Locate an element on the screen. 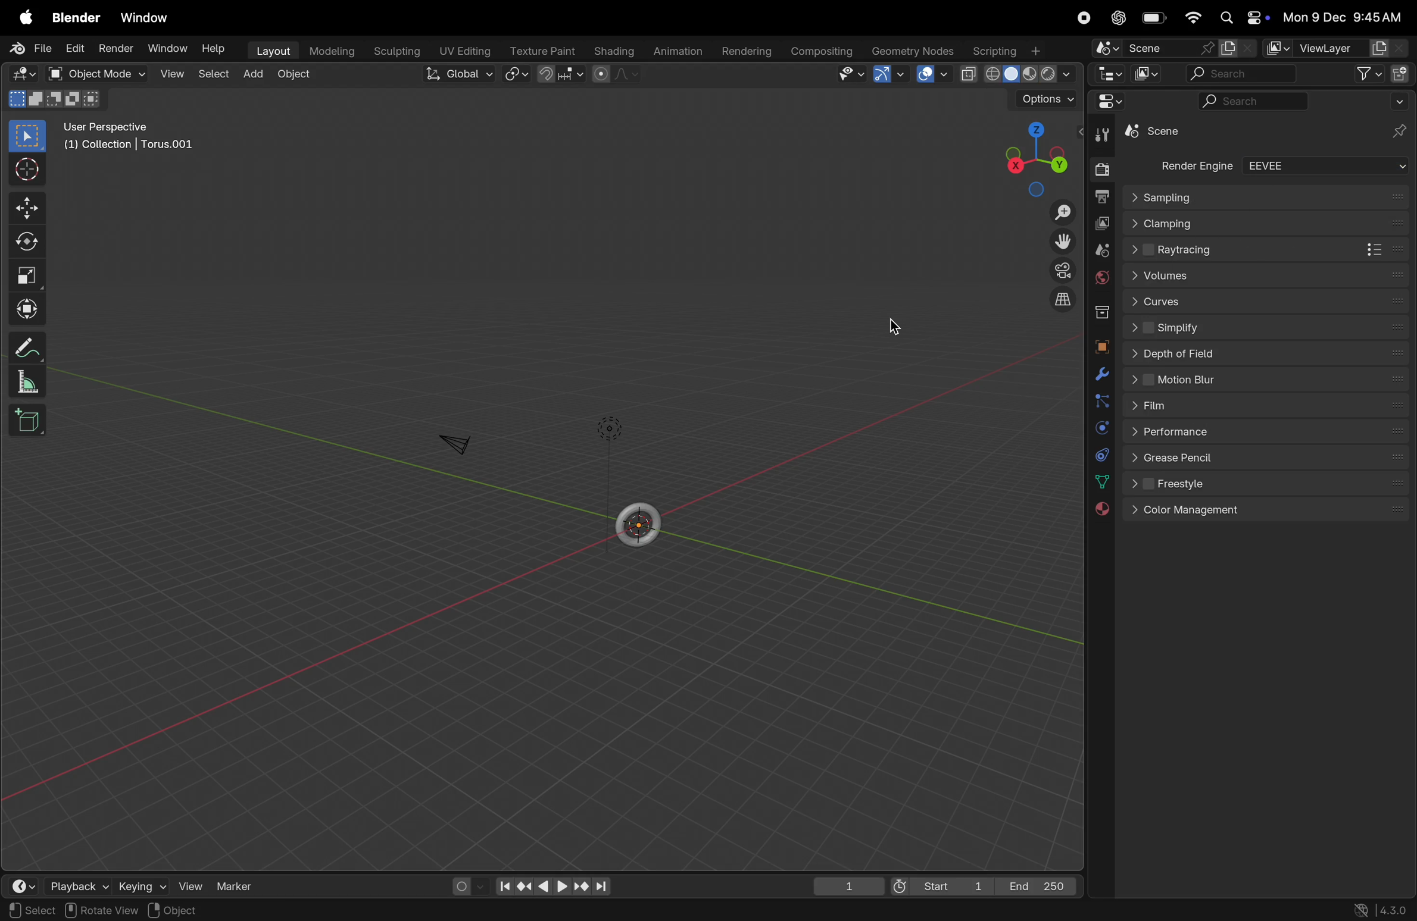 This screenshot has height=921, width=1417. chatgpt is located at coordinates (1117, 18).